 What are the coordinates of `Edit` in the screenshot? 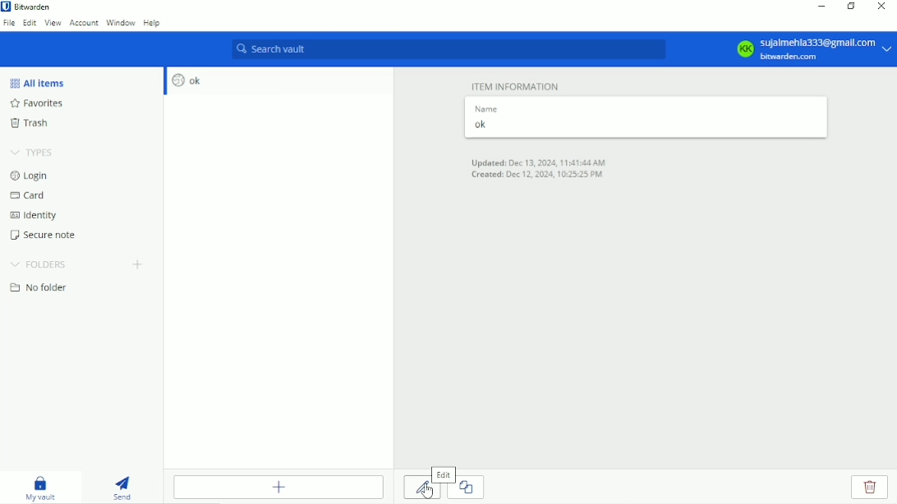 It's located at (418, 487).